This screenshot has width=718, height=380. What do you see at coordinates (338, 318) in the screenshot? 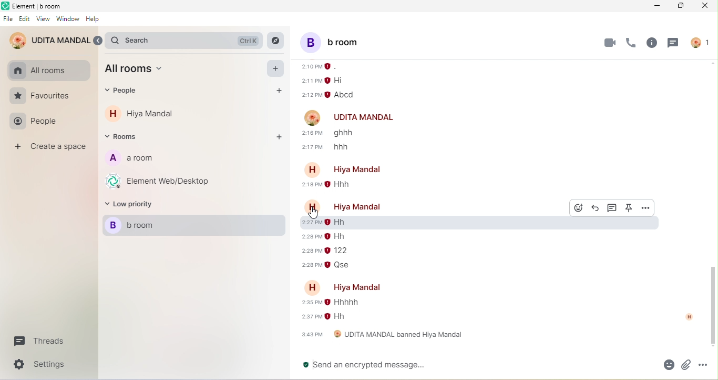
I see `hh-older message from hiya mandal` at bounding box center [338, 318].